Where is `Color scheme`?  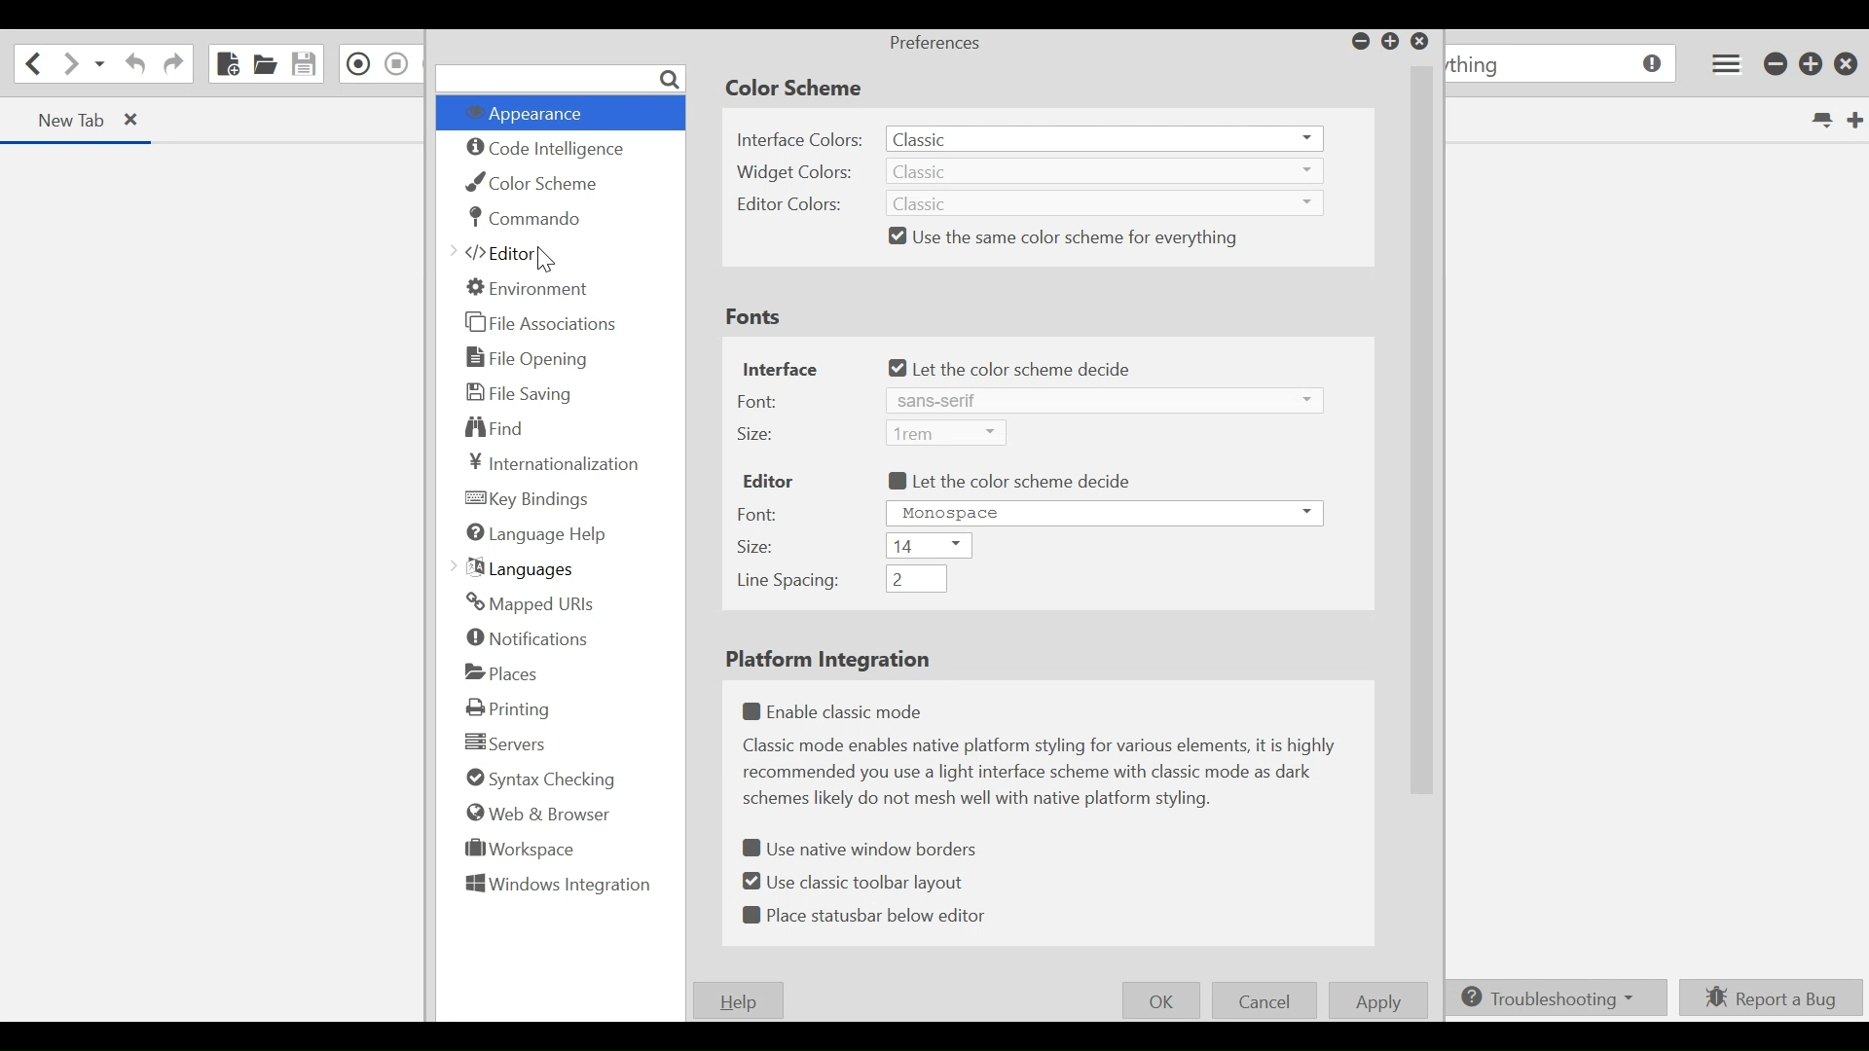
Color scheme is located at coordinates (798, 90).